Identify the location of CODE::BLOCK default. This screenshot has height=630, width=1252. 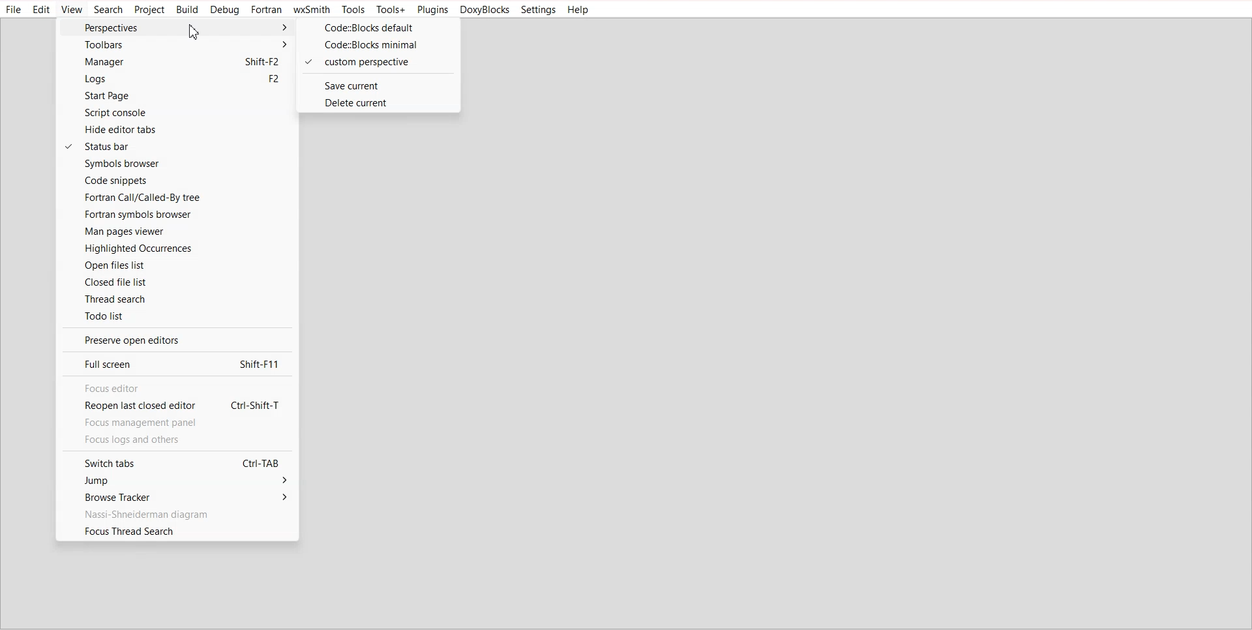
(379, 27).